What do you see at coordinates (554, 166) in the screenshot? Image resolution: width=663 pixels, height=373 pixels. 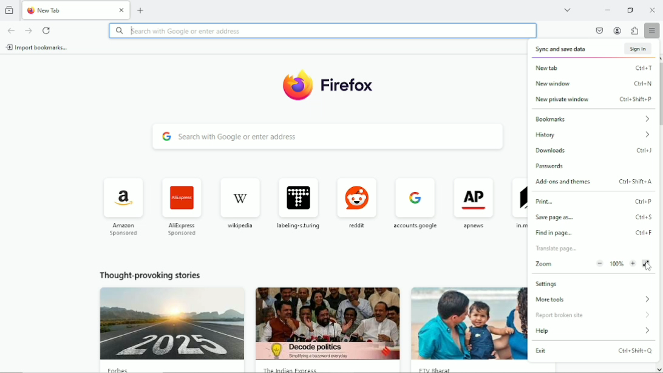 I see `passwords` at bounding box center [554, 166].